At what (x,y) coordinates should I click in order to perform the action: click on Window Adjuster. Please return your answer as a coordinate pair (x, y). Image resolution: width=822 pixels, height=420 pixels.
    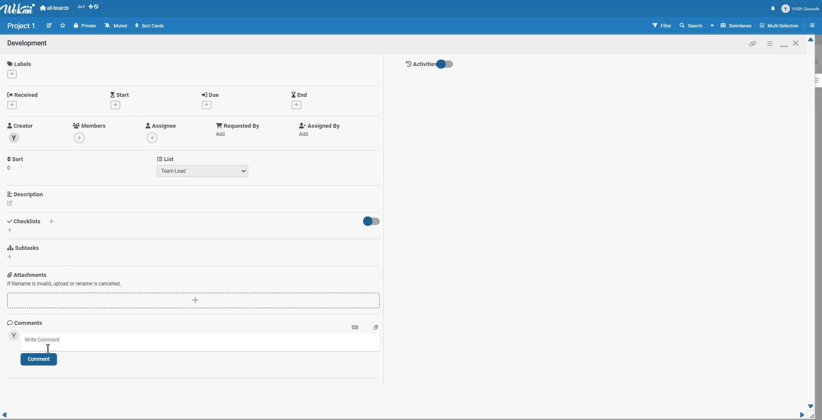
    Looking at the image, I should click on (814, 416).